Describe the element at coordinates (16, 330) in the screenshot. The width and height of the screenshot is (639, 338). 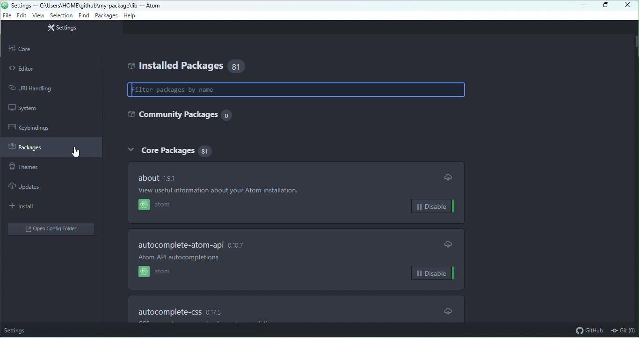
I see `settings` at that location.